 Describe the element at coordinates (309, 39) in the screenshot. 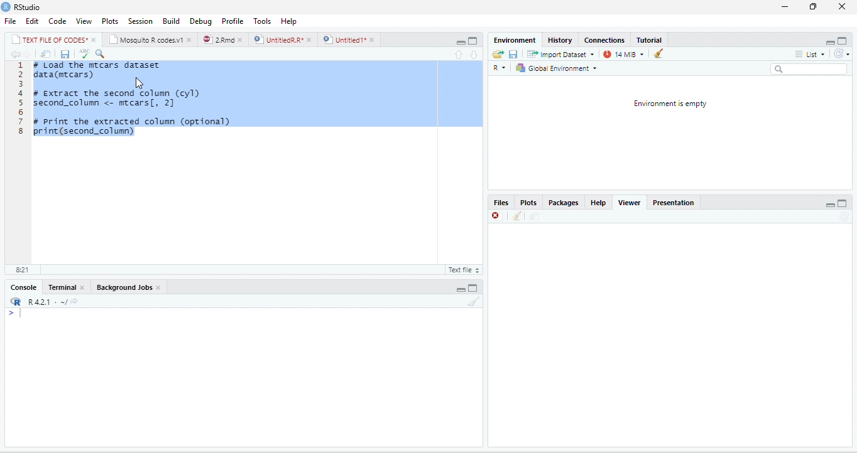

I see `close` at that location.